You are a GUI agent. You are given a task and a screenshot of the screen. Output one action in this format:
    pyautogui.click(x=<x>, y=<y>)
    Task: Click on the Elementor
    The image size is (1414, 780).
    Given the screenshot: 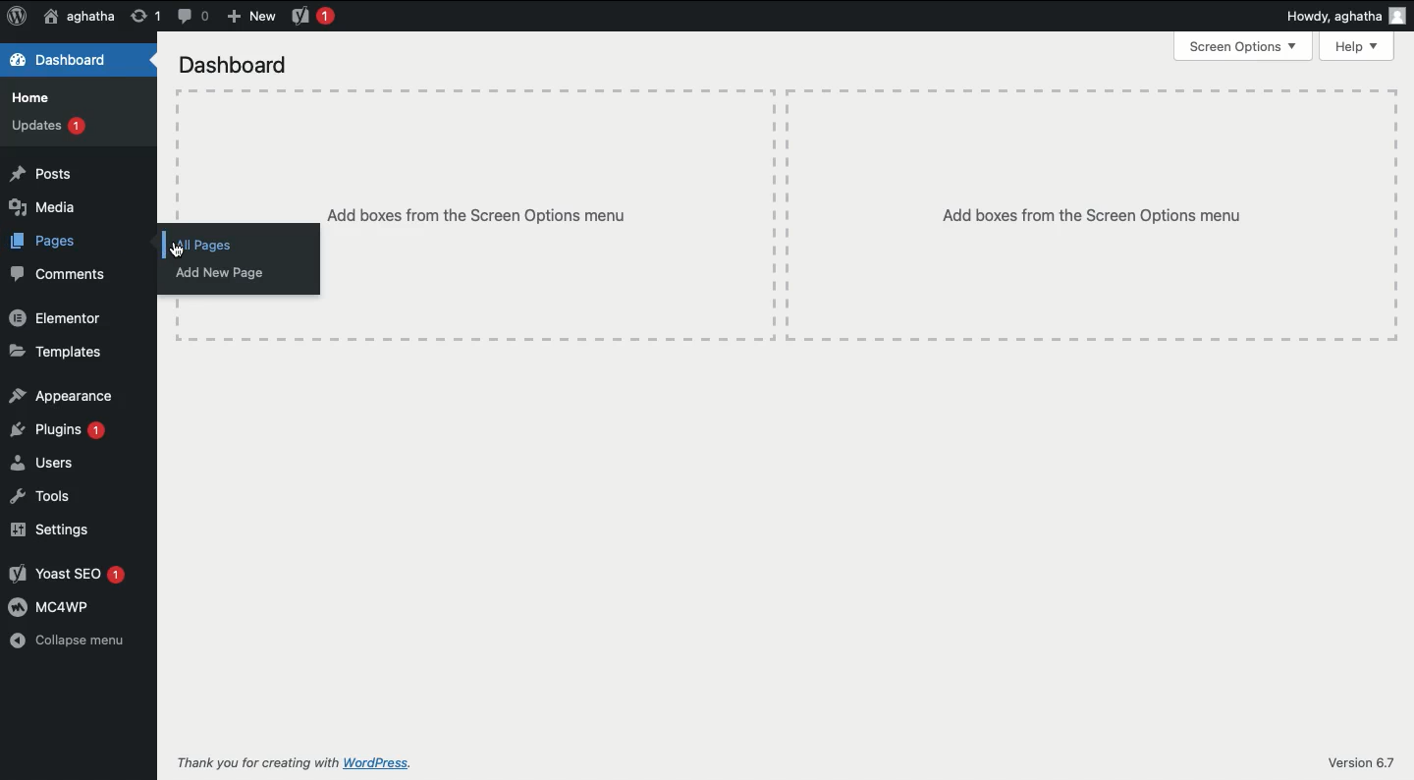 What is the action you would take?
    pyautogui.click(x=57, y=320)
    